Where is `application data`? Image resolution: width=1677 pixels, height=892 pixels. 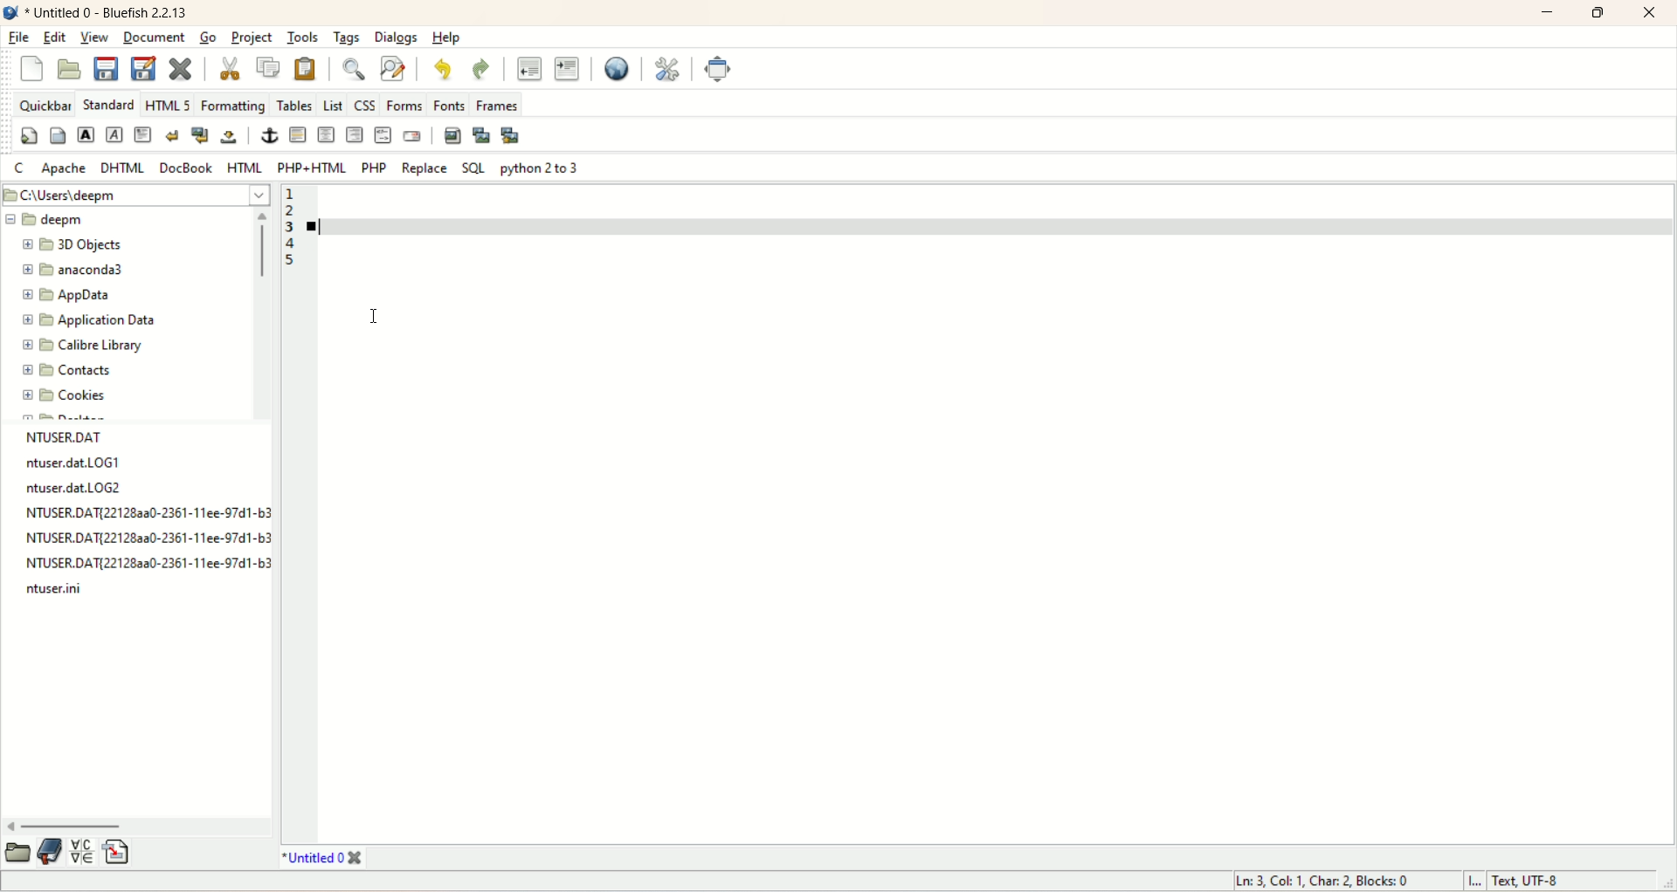 application data is located at coordinates (90, 320).